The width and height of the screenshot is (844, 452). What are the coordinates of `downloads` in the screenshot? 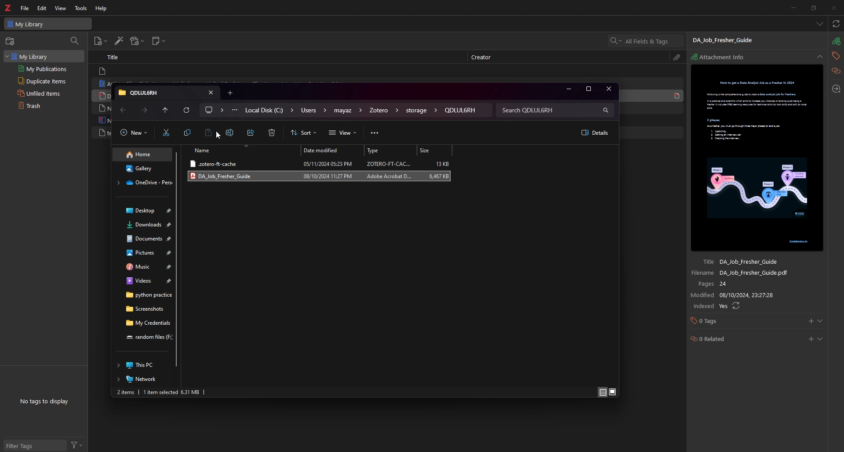 It's located at (144, 224).